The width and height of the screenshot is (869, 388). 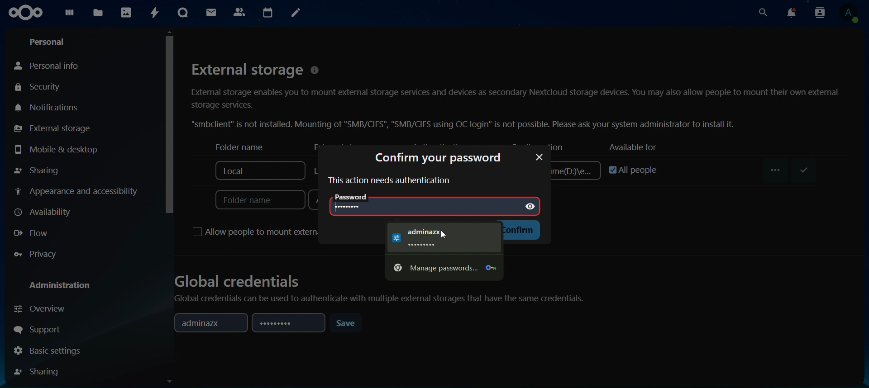 I want to click on adminazx, so click(x=207, y=323).